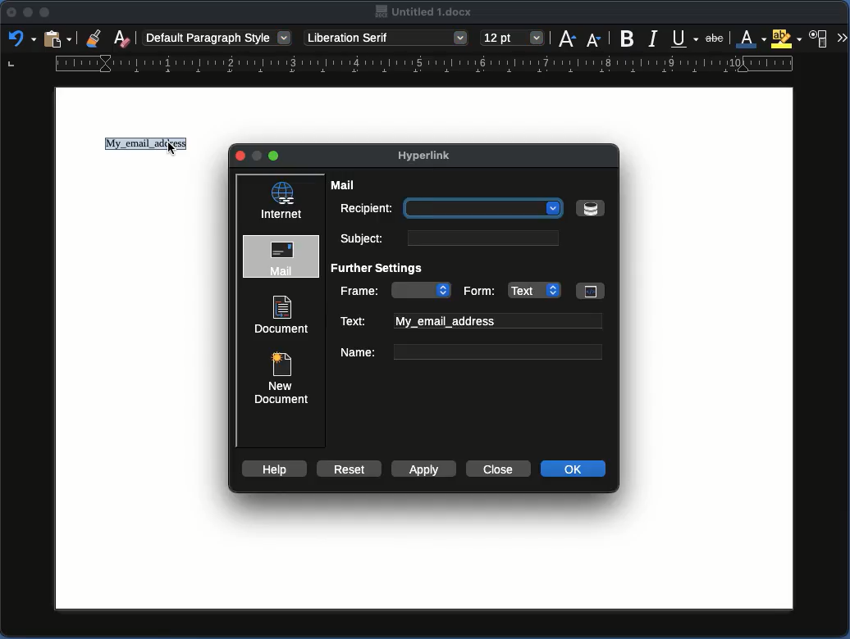  Describe the element at coordinates (21, 38) in the screenshot. I see `Redo` at that location.